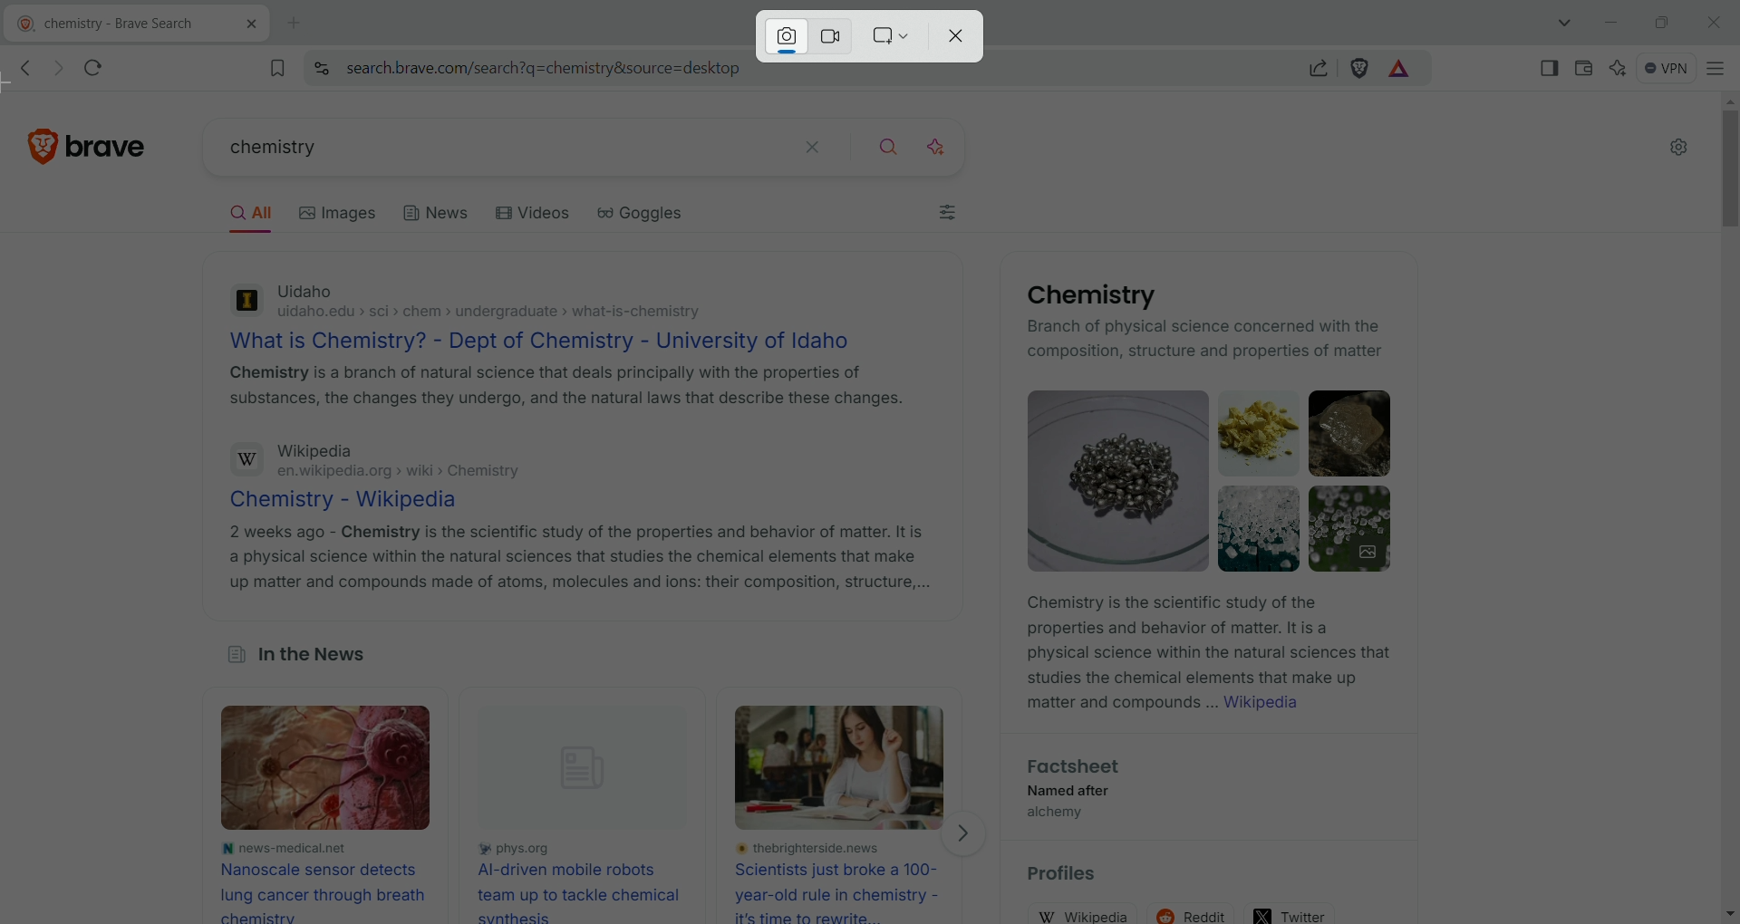 Image resolution: width=1740 pixels, height=924 pixels. Describe the element at coordinates (257, 216) in the screenshot. I see `All` at that location.